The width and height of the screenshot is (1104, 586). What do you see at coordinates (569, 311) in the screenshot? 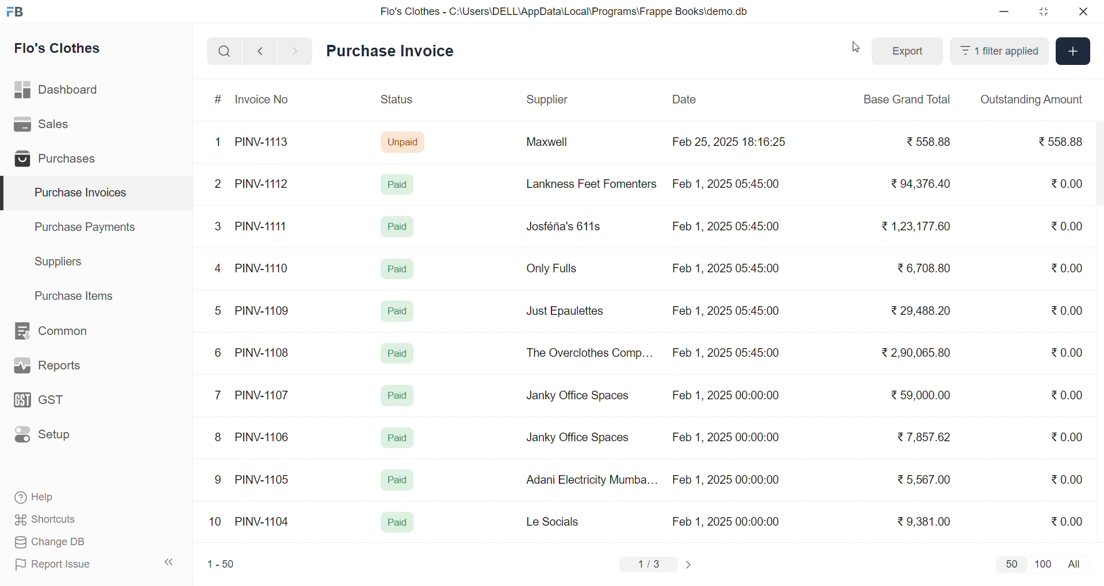
I see `Just Epaulettes` at bounding box center [569, 311].